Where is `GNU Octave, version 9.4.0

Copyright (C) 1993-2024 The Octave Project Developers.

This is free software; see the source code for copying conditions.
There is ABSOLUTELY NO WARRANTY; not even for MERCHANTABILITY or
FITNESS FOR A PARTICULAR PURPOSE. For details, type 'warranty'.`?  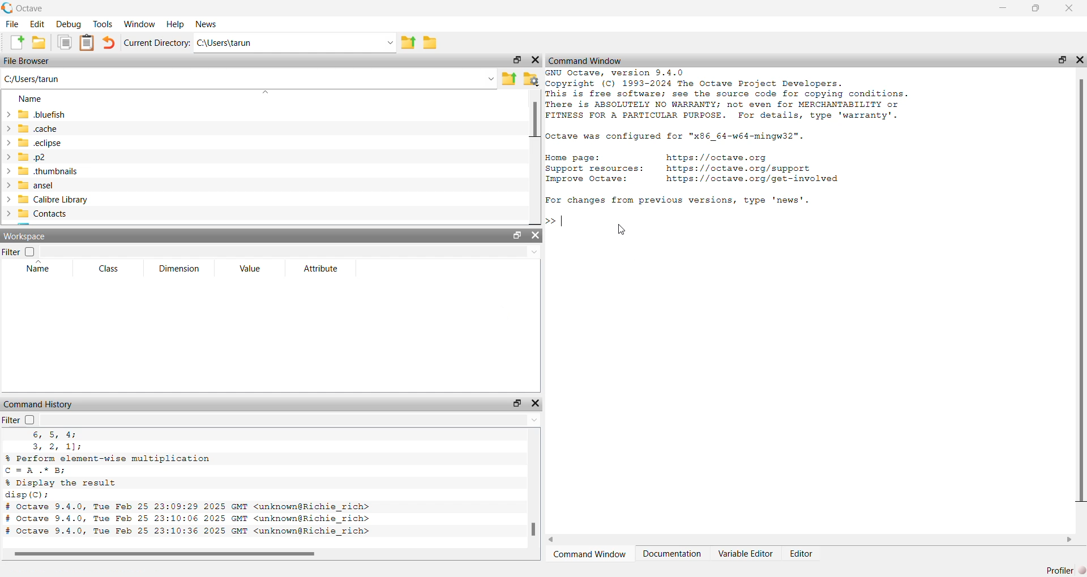
GNU Octave, version 9.4.0

Copyright (C) 1993-2024 The Octave Project Developers.

This is free software; see the source code for copying conditions.
There is ABSOLUTELY NO WARRANTY; not even for MERCHANTABILITY or
FITNESS FOR A PARTICULAR PURPOSE. For details, type 'warranty'. is located at coordinates (730, 95).